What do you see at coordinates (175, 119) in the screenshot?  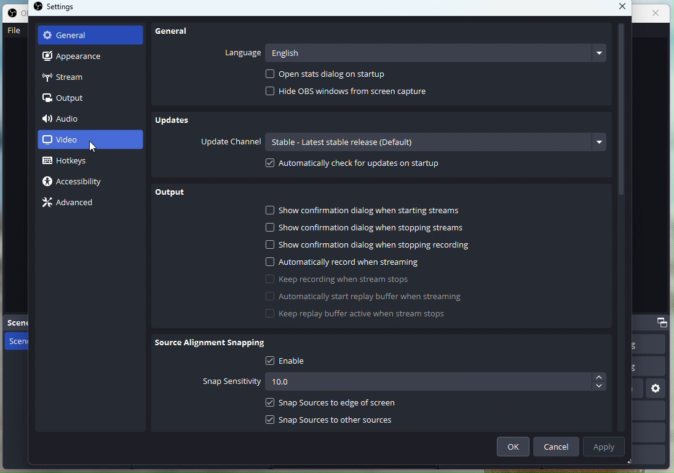 I see `Updates` at bounding box center [175, 119].